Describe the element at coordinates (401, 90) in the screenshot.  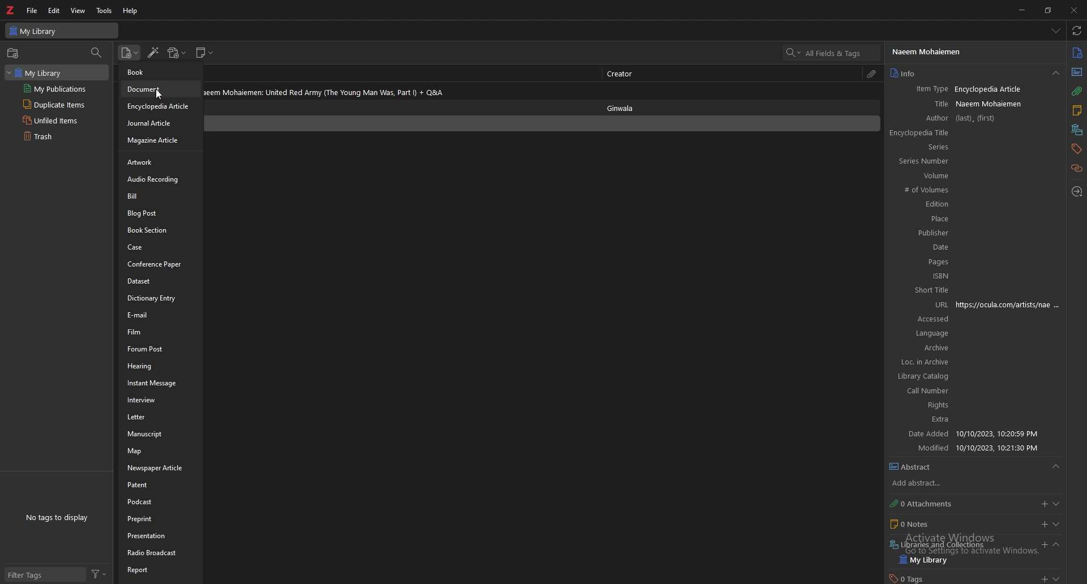
I see `item` at that location.